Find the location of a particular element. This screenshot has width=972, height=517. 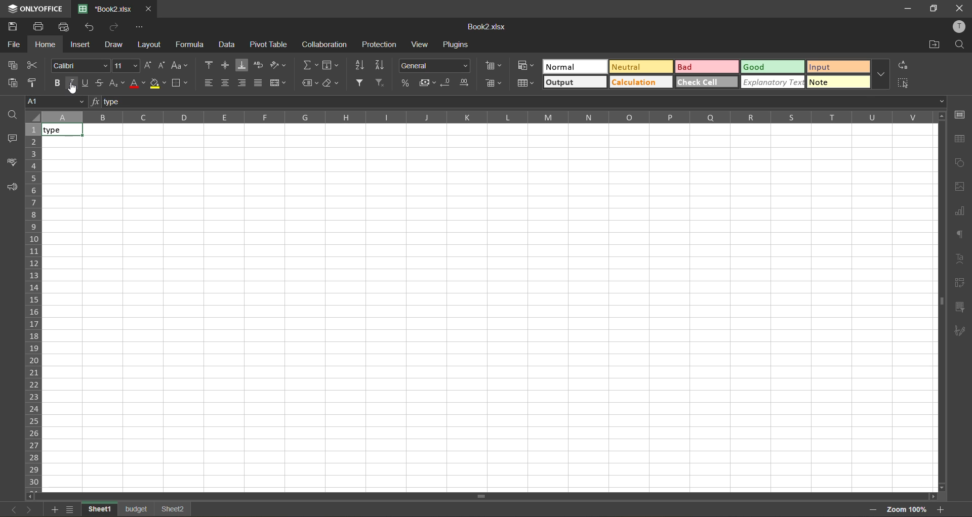

decrement size is located at coordinates (163, 65).